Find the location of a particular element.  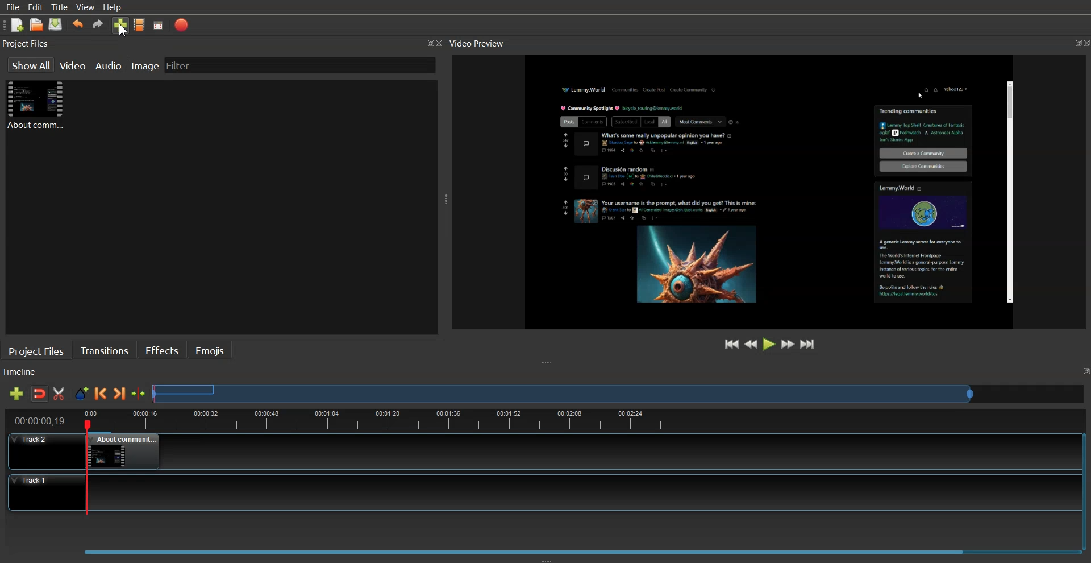

Image is located at coordinates (145, 64).